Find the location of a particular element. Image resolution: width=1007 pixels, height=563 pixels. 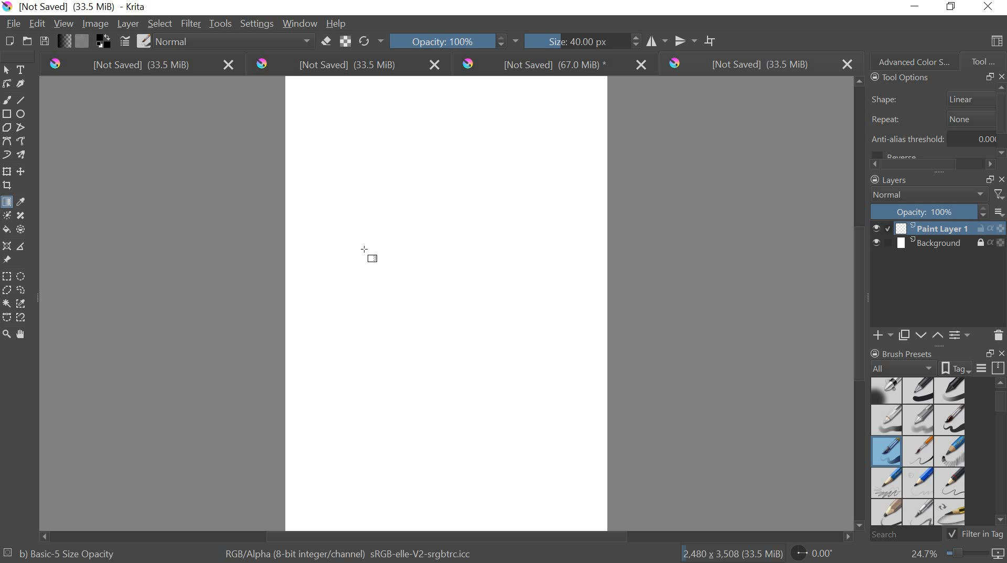

RESTORE DOWN is located at coordinates (989, 77).